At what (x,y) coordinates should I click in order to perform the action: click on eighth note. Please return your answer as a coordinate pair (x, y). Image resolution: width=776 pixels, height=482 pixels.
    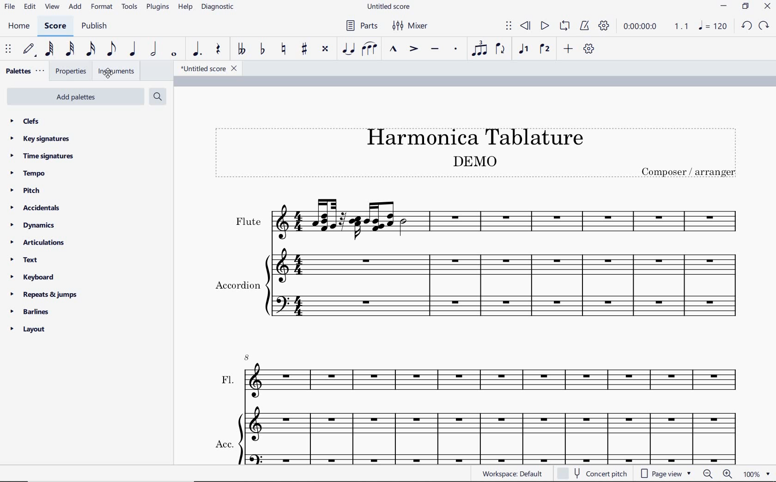
    Looking at the image, I should click on (110, 50).